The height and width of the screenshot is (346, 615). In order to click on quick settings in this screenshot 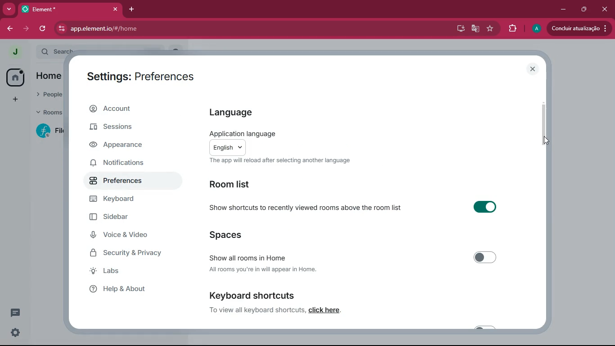, I will do `click(14, 331)`.